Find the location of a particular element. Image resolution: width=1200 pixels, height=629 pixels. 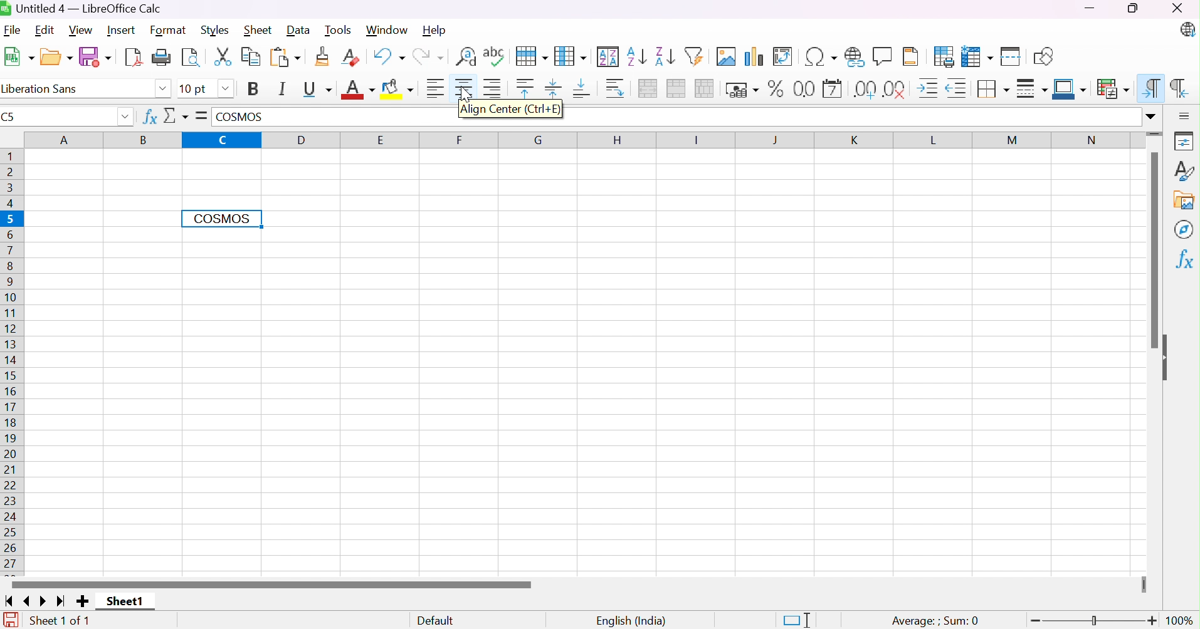

Wrap Text is located at coordinates (616, 88).